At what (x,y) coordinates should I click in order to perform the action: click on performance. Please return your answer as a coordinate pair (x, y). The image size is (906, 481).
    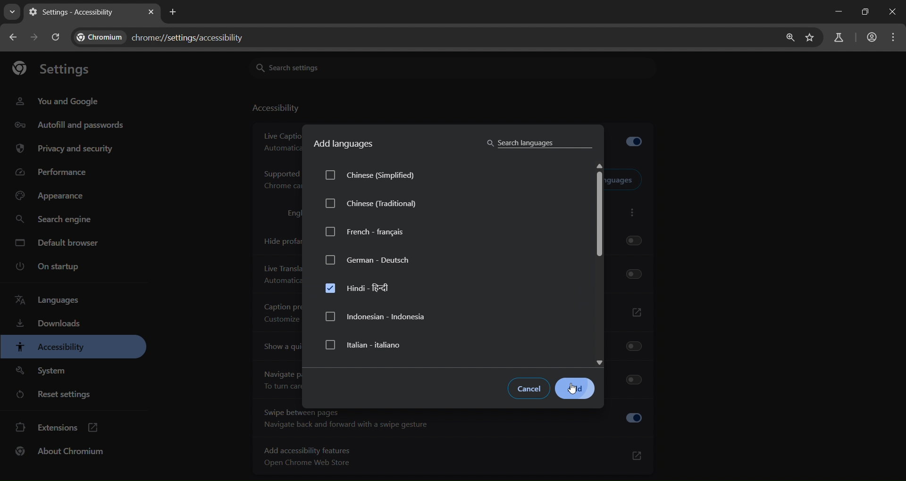
    Looking at the image, I should click on (54, 171).